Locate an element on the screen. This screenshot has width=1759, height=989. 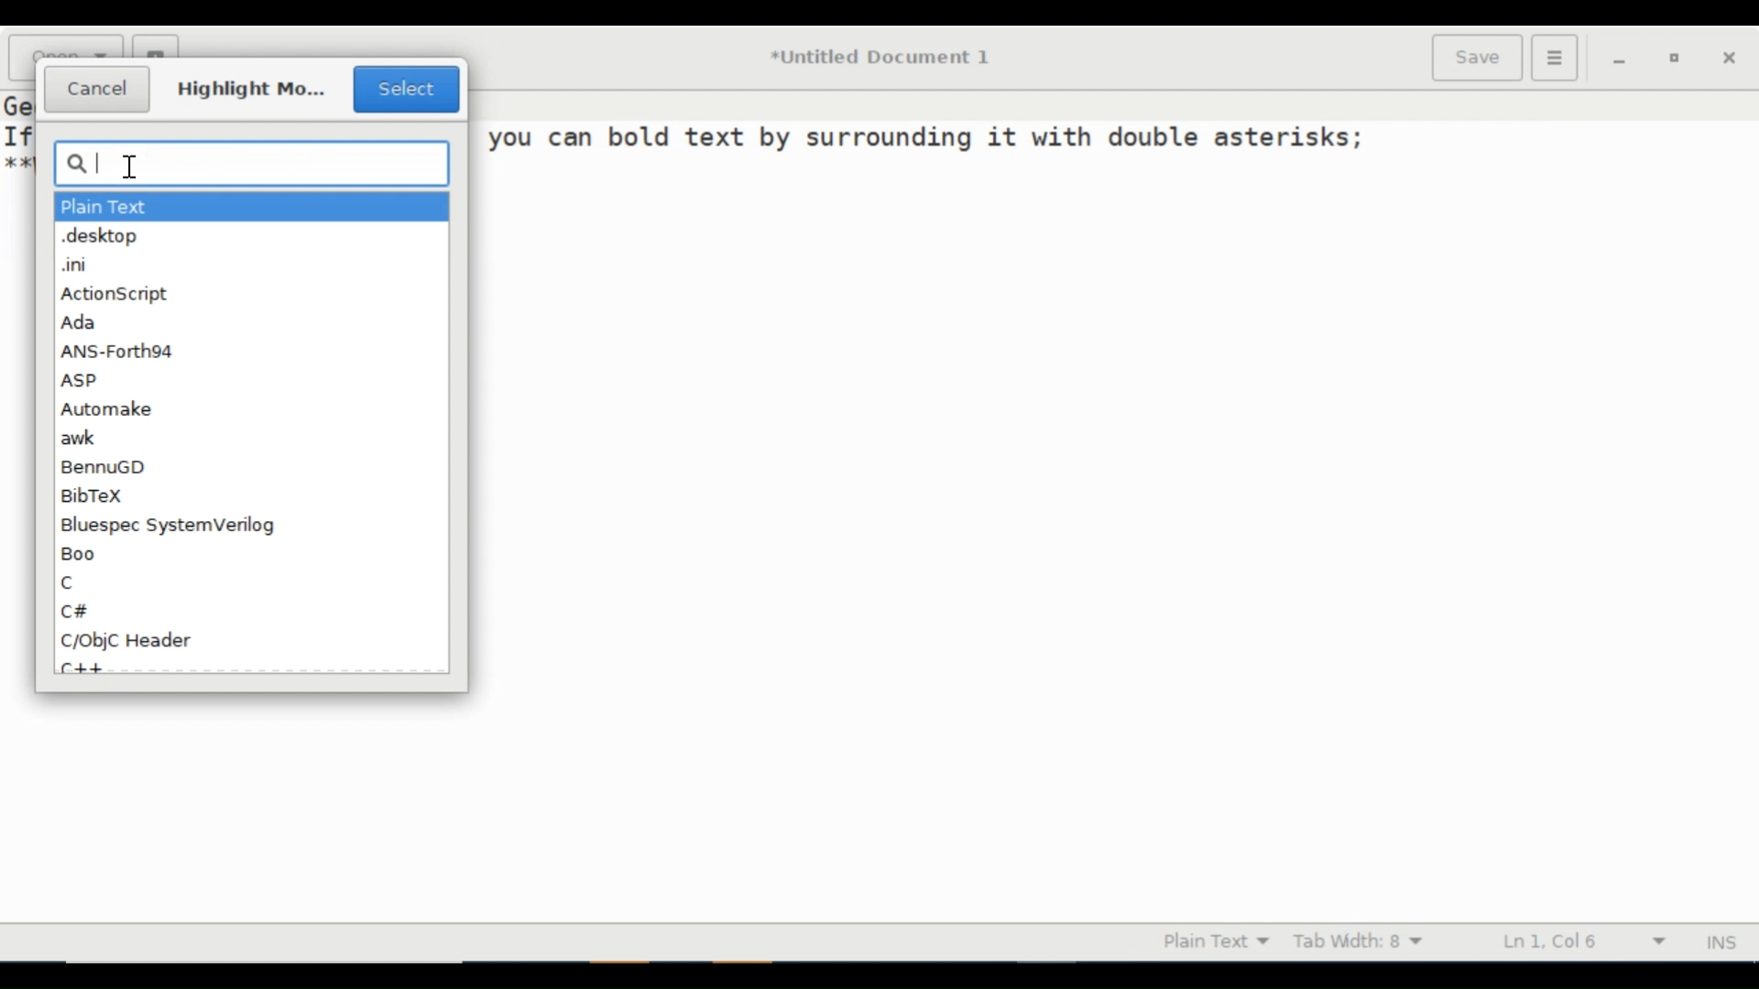
.ini is located at coordinates (76, 266).